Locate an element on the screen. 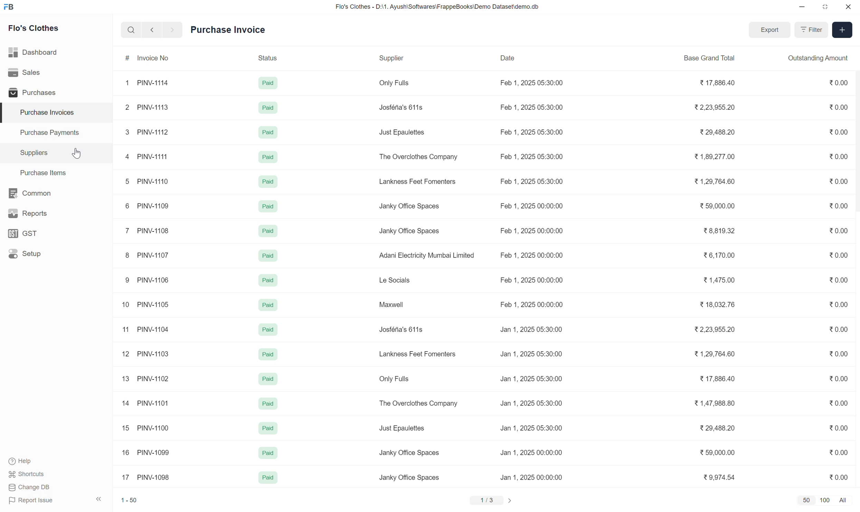 This screenshot has height=512, width=860. Feb 1, 2025 05:30:00 is located at coordinates (532, 156).